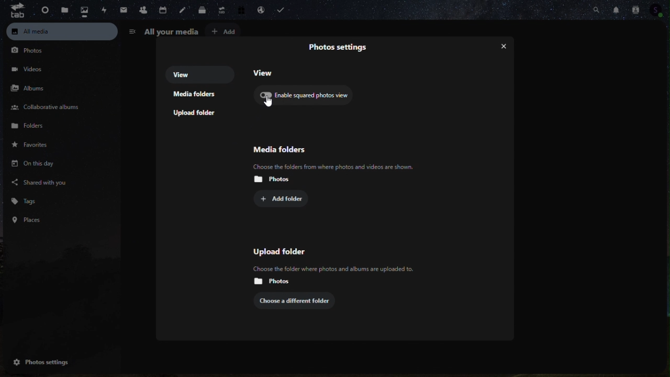 The width and height of the screenshot is (670, 377). What do you see at coordinates (14, 12) in the screenshot?
I see `tab` at bounding box center [14, 12].